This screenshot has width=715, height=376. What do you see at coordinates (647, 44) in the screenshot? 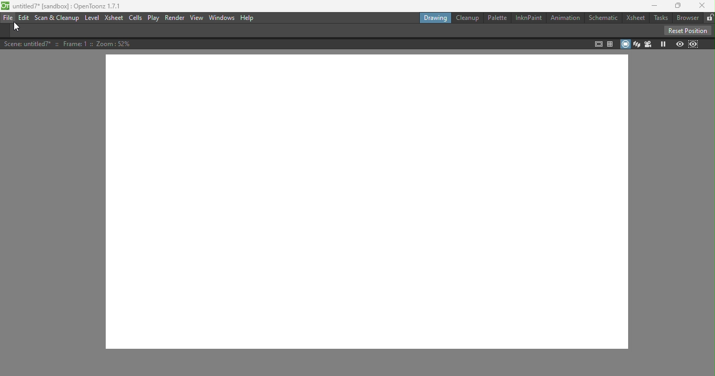
I see `Camera view` at bounding box center [647, 44].